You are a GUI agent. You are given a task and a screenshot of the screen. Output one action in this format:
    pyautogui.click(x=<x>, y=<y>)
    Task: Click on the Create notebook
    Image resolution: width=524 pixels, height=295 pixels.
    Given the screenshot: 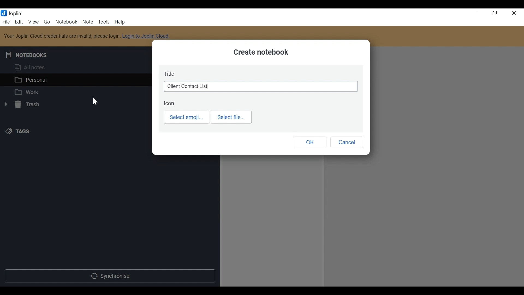 What is the action you would take?
    pyautogui.click(x=260, y=53)
    